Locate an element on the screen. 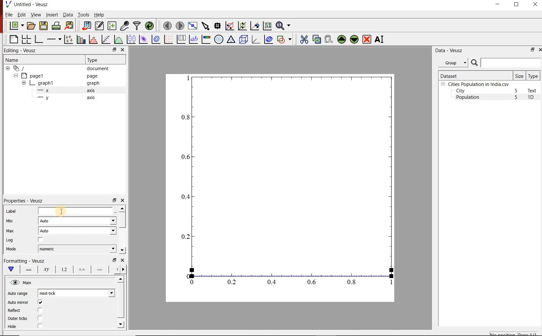 The image size is (542, 336). copy the selected widget is located at coordinates (316, 39).